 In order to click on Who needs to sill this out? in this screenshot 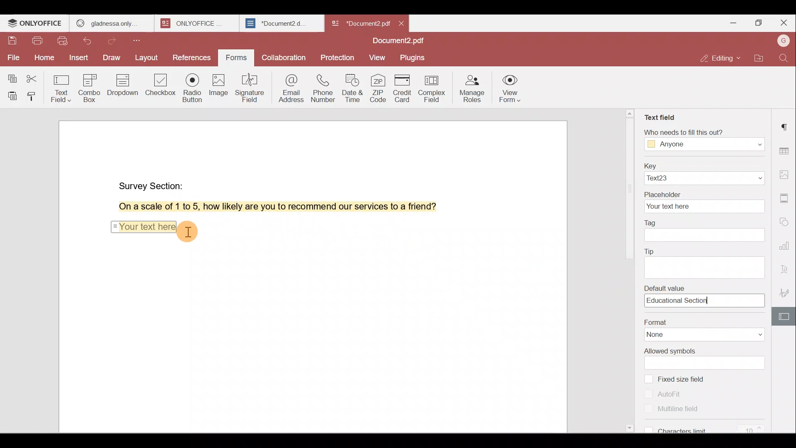, I will do `click(704, 139)`.